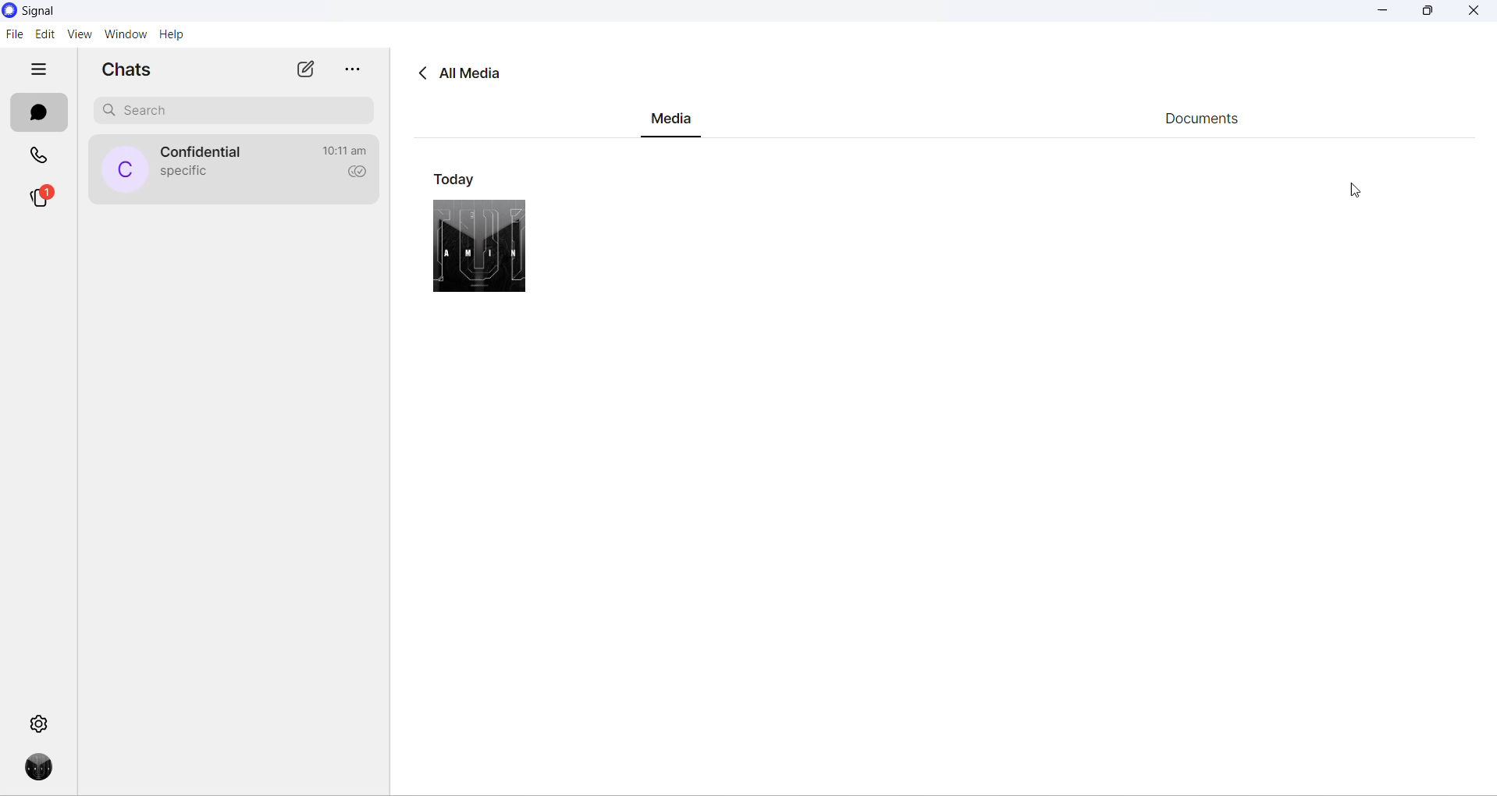  What do you see at coordinates (38, 72) in the screenshot?
I see `hide tabs` at bounding box center [38, 72].